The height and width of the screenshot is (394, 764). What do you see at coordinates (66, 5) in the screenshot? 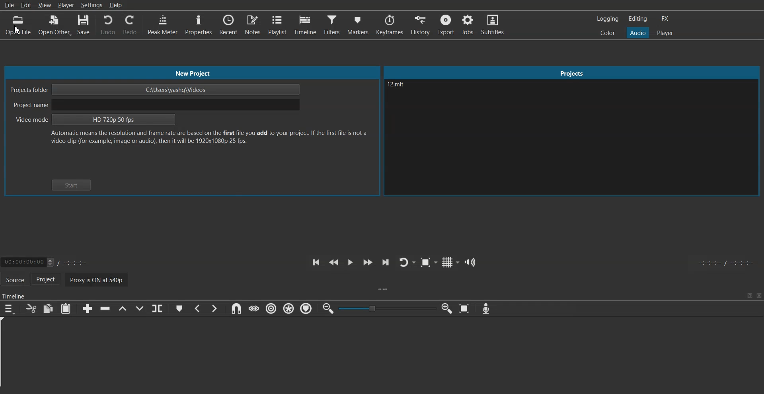
I see `Player` at bounding box center [66, 5].